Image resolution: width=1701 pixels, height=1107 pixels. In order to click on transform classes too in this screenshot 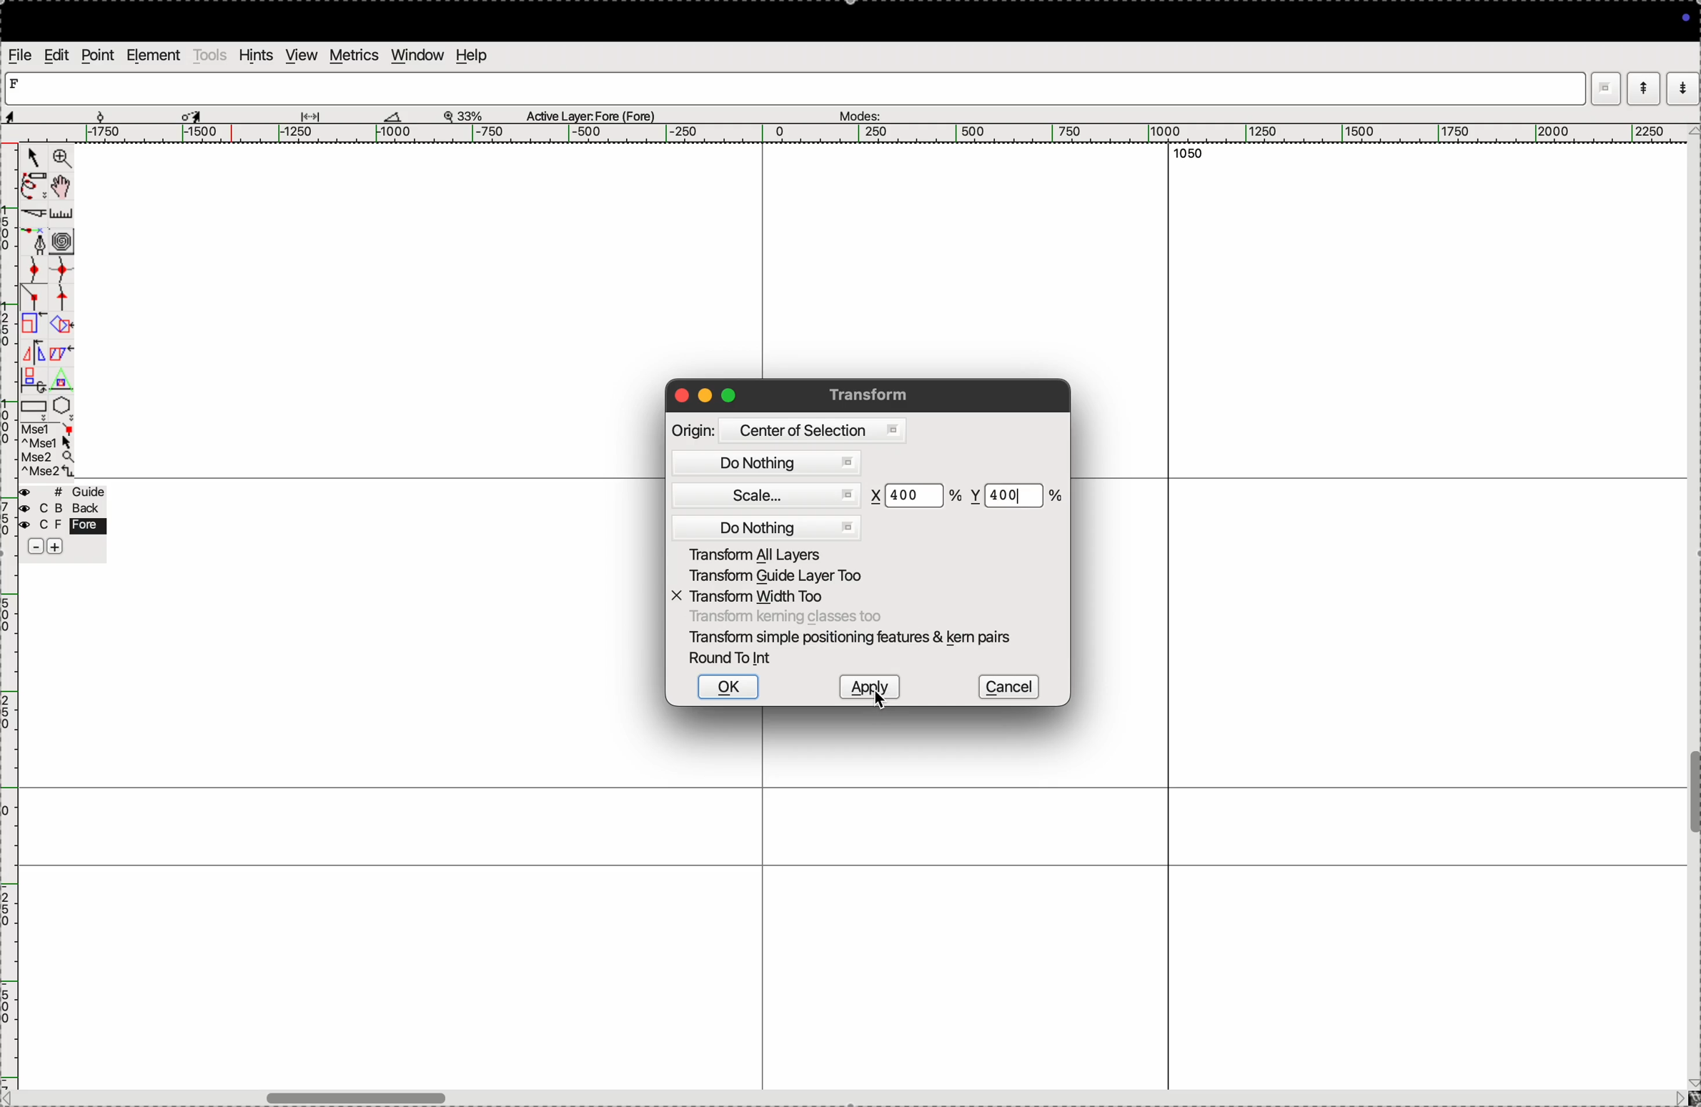, I will do `click(785, 617)`.